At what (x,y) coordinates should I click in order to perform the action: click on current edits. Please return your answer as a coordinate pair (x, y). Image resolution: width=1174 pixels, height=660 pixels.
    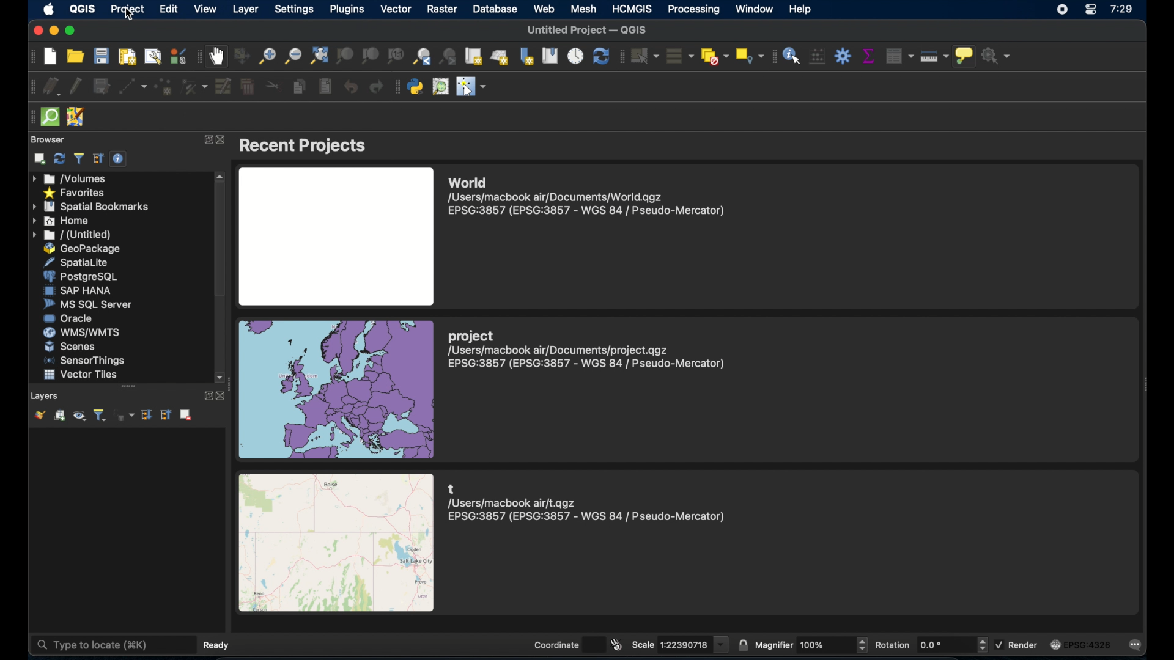
    Looking at the image, I should click on (53, 87).